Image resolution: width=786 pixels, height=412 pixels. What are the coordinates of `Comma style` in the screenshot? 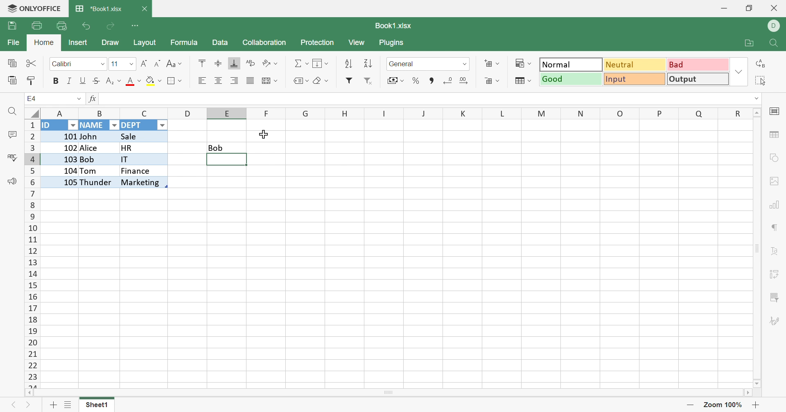 It's located at (431, 81).